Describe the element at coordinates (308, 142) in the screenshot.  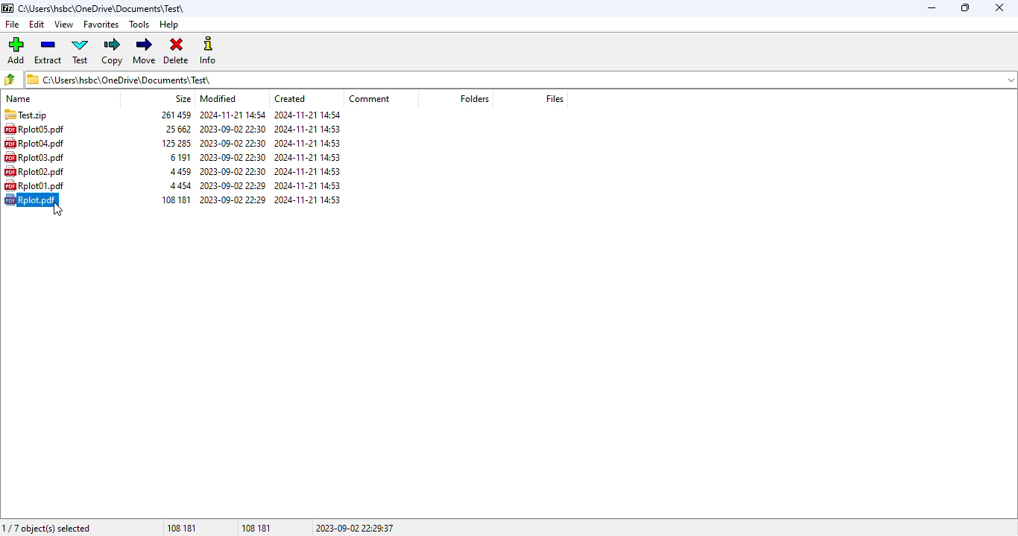
I see ` 2024-11-21 14:53` at that location.